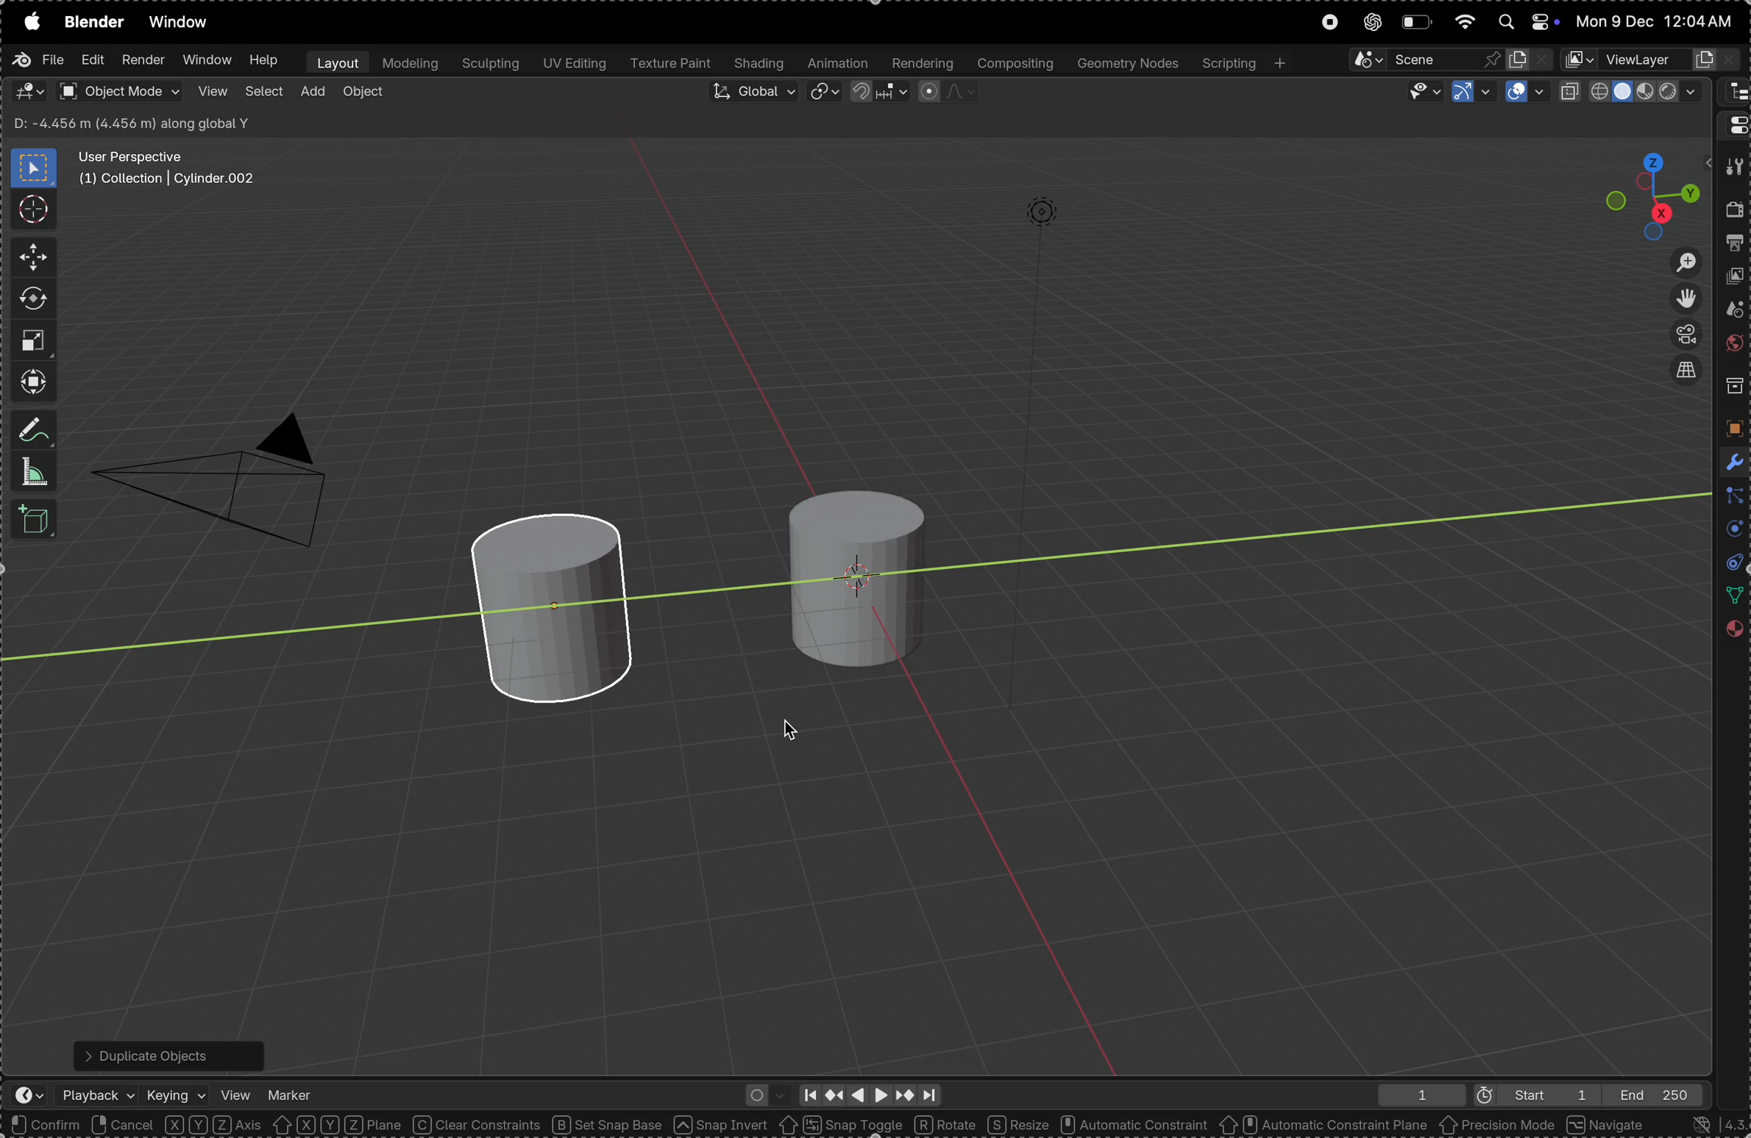  I want to click on collections, so click(1733, 387).